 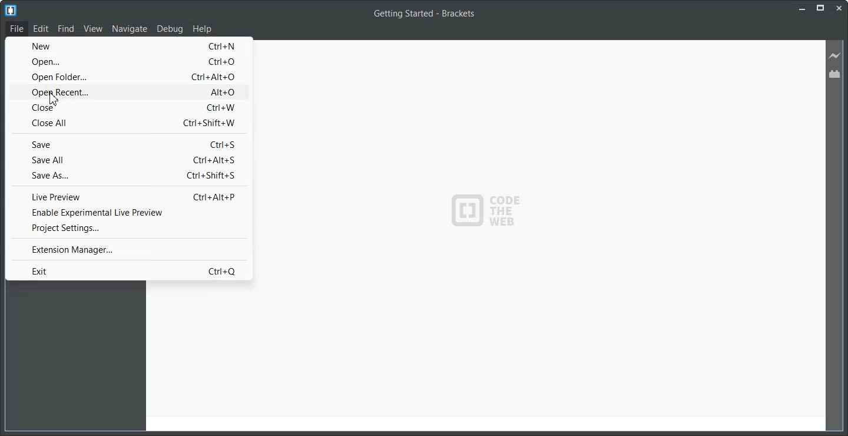 What do you see at coordinates (488, 214) in the screenshot?
I see `logo` at bounding box center [488, 214].